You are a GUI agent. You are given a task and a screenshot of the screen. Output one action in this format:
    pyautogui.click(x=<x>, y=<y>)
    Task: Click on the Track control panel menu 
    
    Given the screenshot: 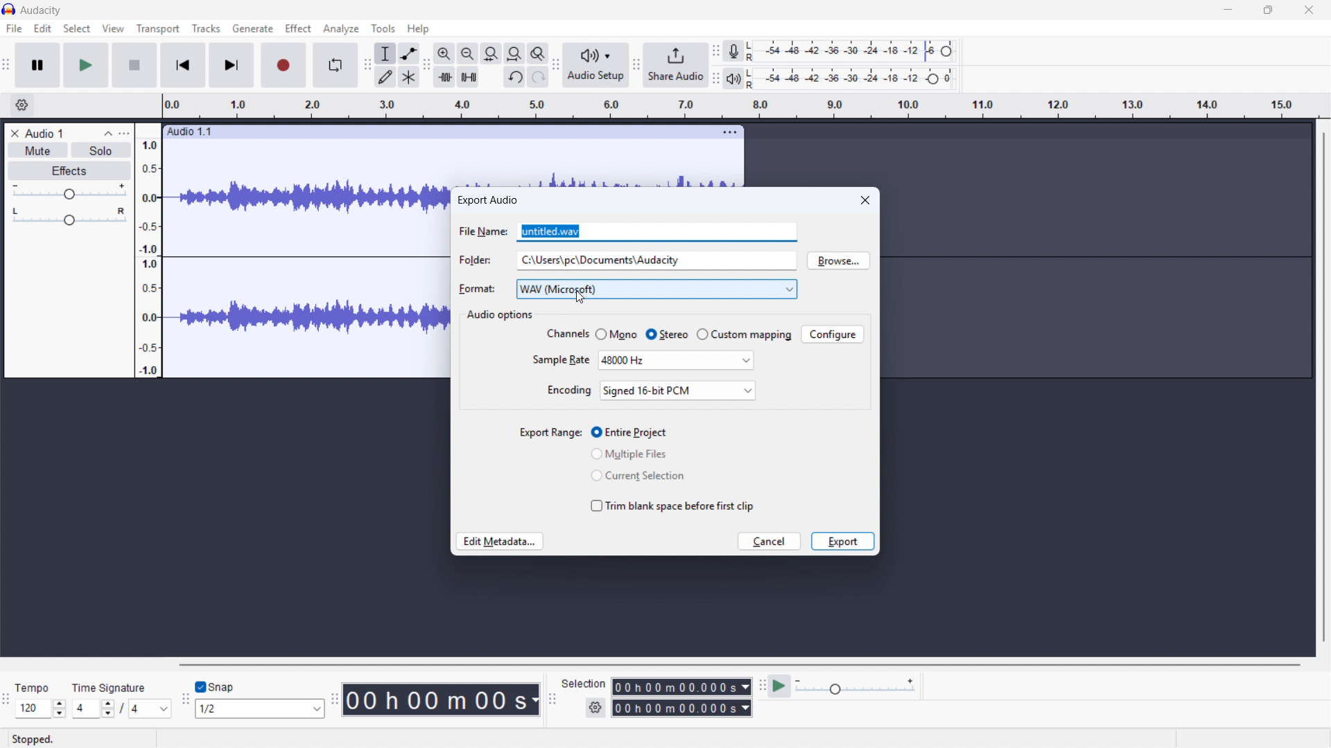 What is the action you would take?
    pyautogui.click(x=124, y=134)
    